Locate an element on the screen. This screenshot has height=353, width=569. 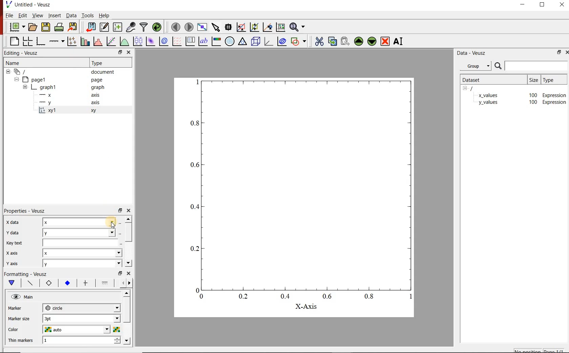
page is located at coordinates (96, 79).